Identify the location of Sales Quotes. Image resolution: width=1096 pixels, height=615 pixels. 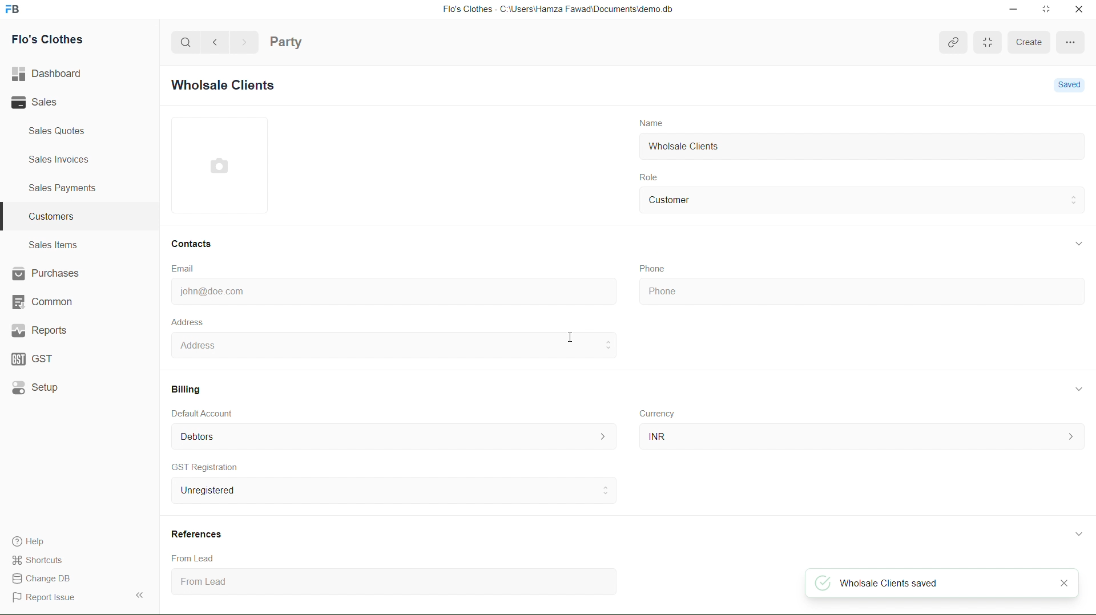
(55, 132).